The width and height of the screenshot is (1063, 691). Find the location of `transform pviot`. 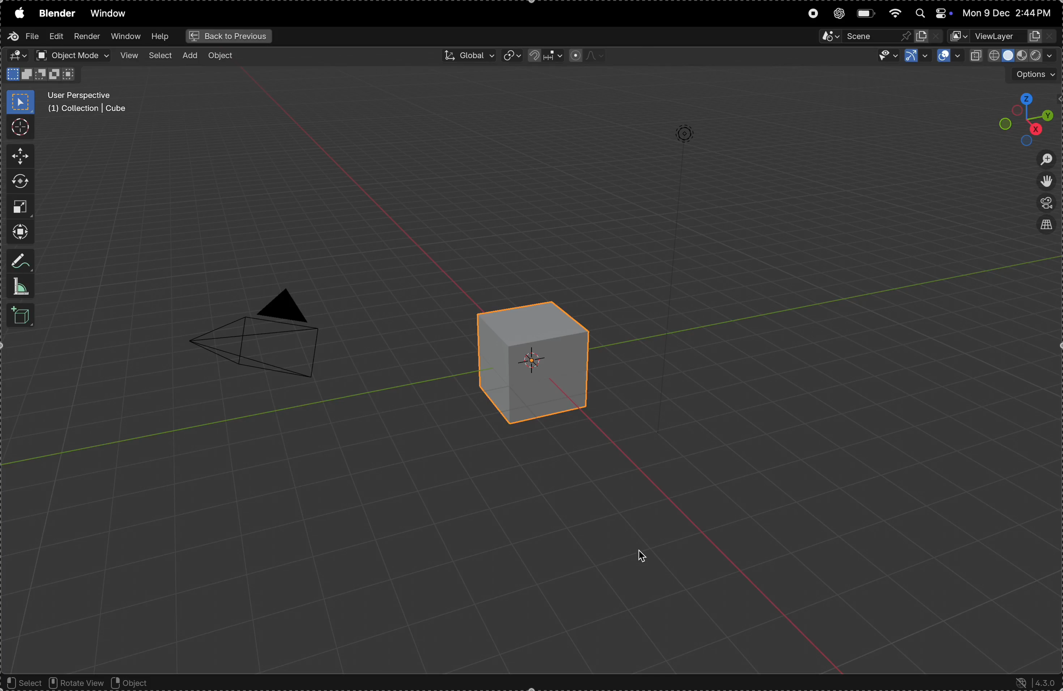

transform pviot is located at coordinates (511, 56).